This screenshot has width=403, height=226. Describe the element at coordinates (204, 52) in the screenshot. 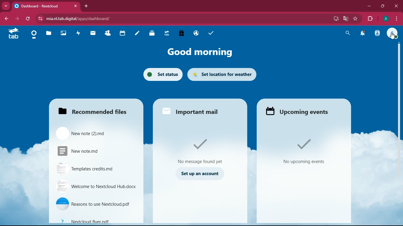

I see `good morning` at that location.